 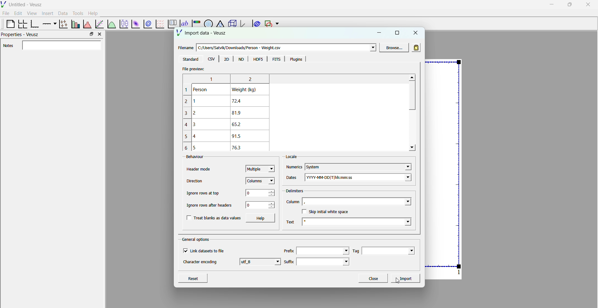 What do you see at coordinates (323, 250) in the screenshot?
I see `prefix dropdown` at bounding box center [323, 250].